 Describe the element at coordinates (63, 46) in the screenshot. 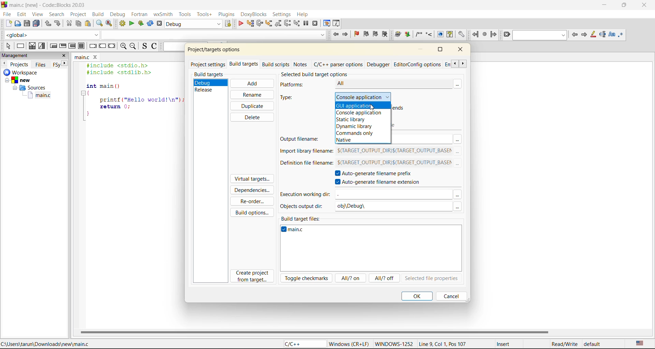

I see `exit condition loop` at that location.